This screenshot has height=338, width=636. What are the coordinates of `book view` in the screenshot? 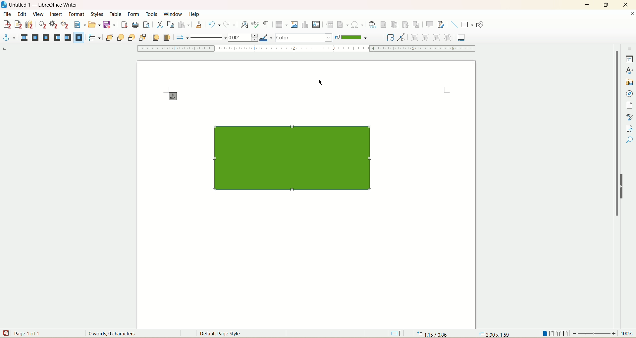 It's located at (565, 334).